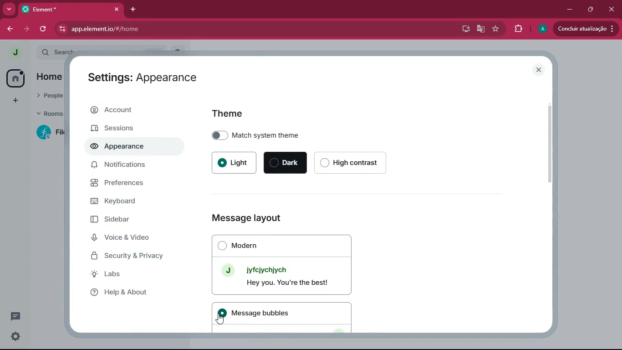 The height and width of the screenshot is (350, 622). I want to click on maximize, so click(591, 10).